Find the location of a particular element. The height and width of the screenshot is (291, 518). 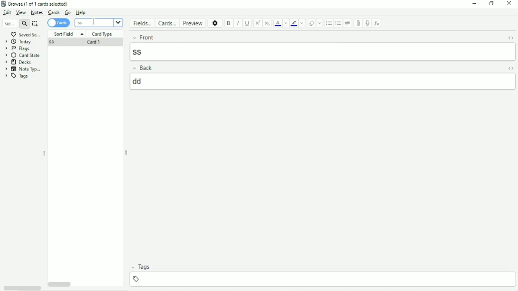

Cursor is located at coordinates (93, 21).